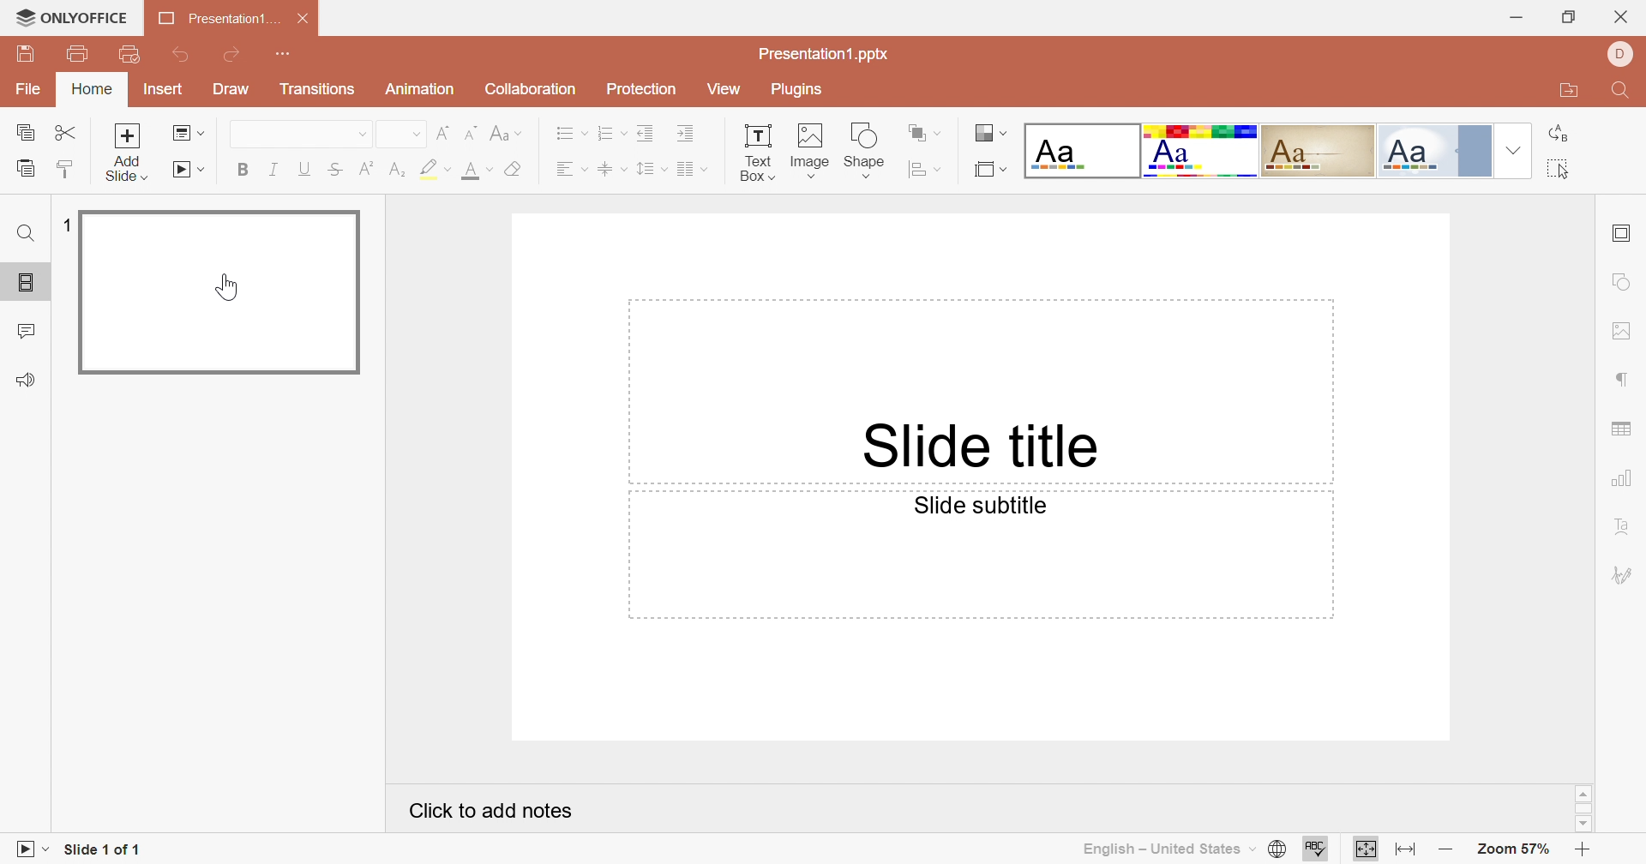 This screenshot has height=864, width=1646. I want to click on Slide title, so click(983, 448).